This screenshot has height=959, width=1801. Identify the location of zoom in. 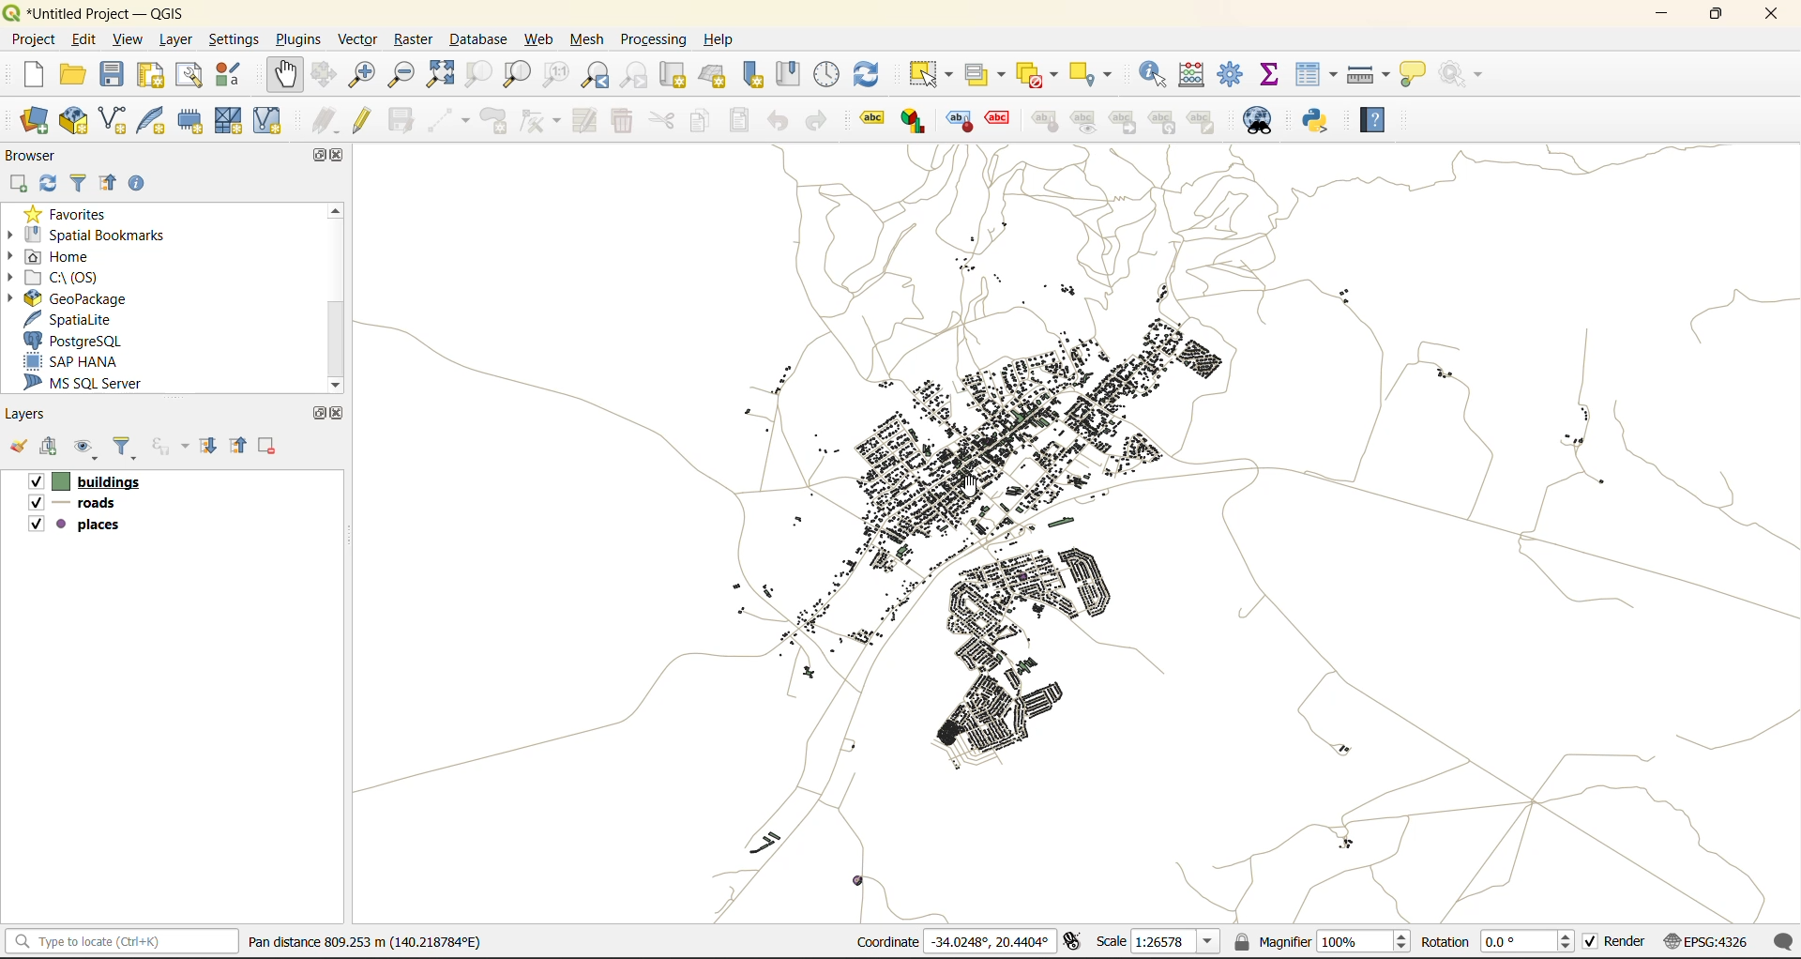
(367, 75).